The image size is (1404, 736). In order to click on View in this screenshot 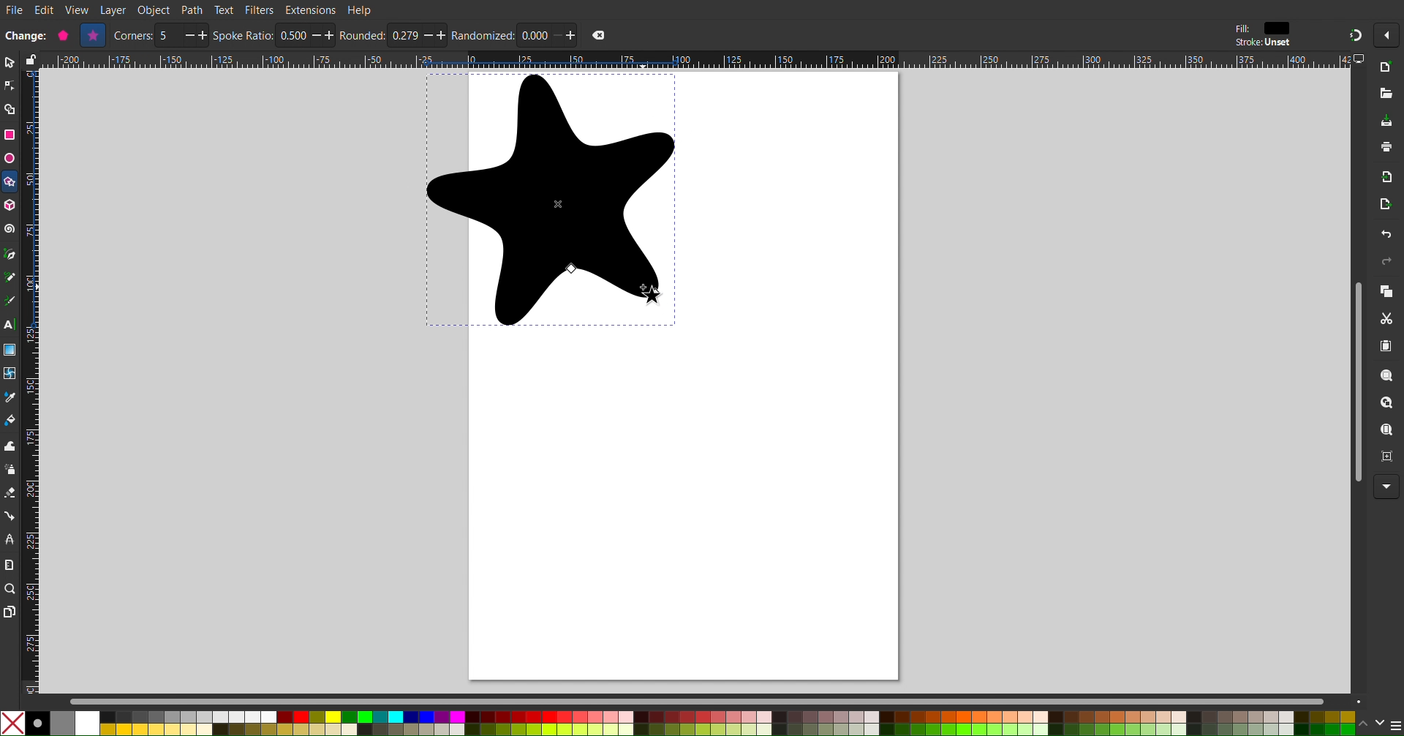, I will do `click(78, 10)`.